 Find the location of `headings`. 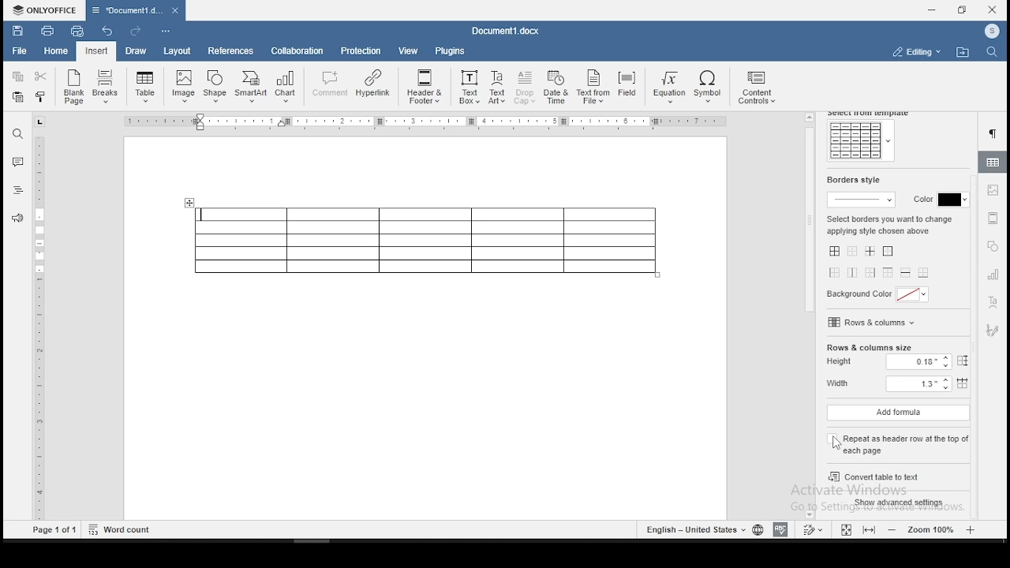

headings is located at coordinates (18, 190).